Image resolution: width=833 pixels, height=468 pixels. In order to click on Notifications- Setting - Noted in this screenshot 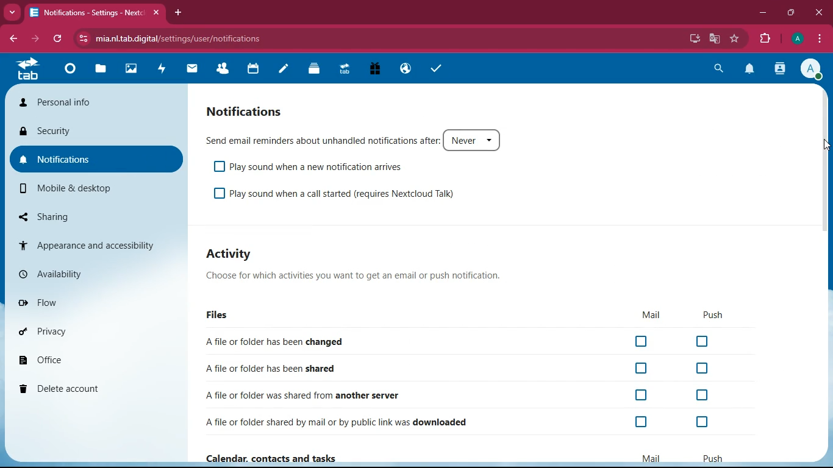, I will do `click(88, 13)`.